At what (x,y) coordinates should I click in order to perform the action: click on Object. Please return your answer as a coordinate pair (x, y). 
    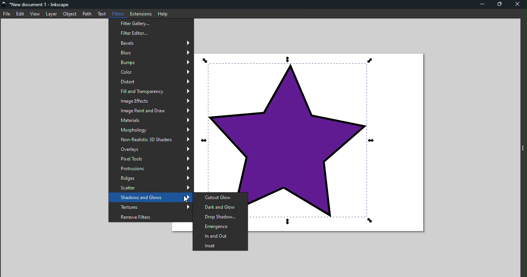
    Looking at the image, I should click on (70, 14).